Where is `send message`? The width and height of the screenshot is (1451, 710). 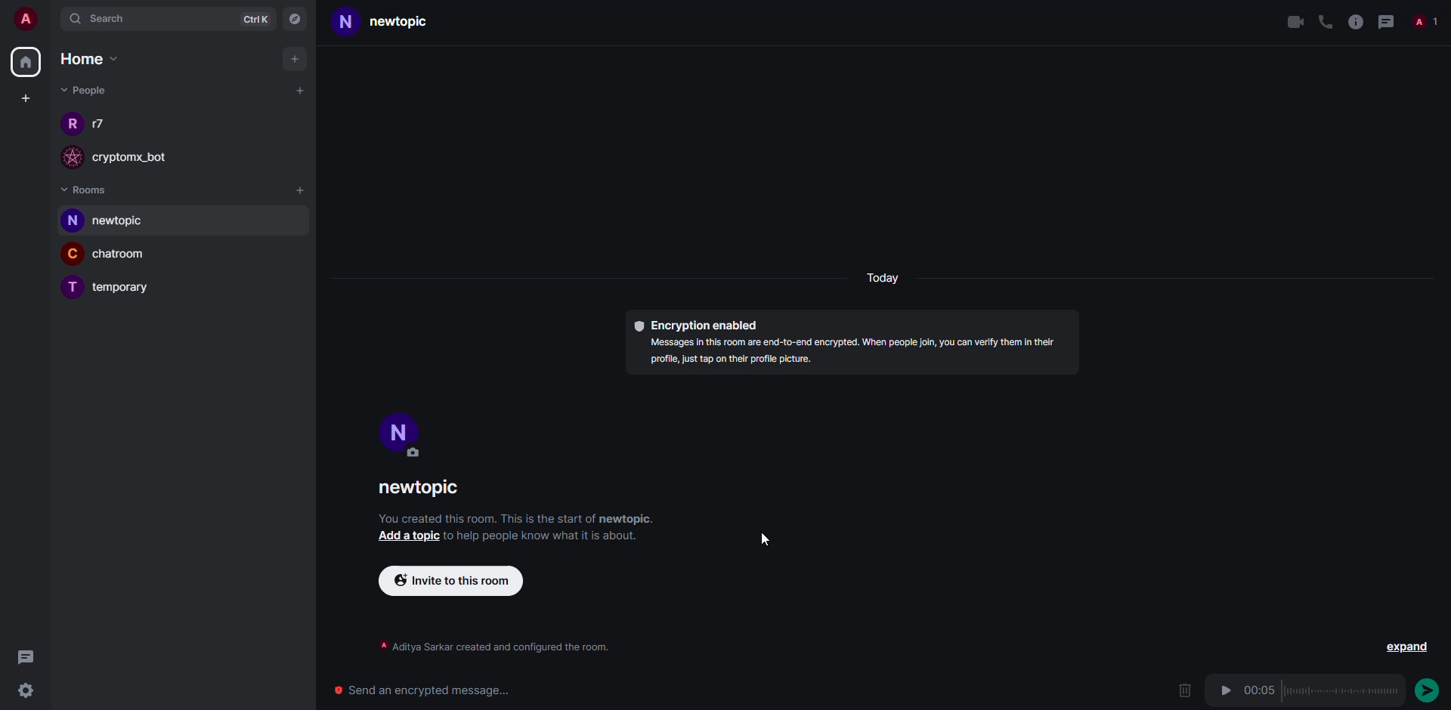 send message is located at coordinates (1428, 690).